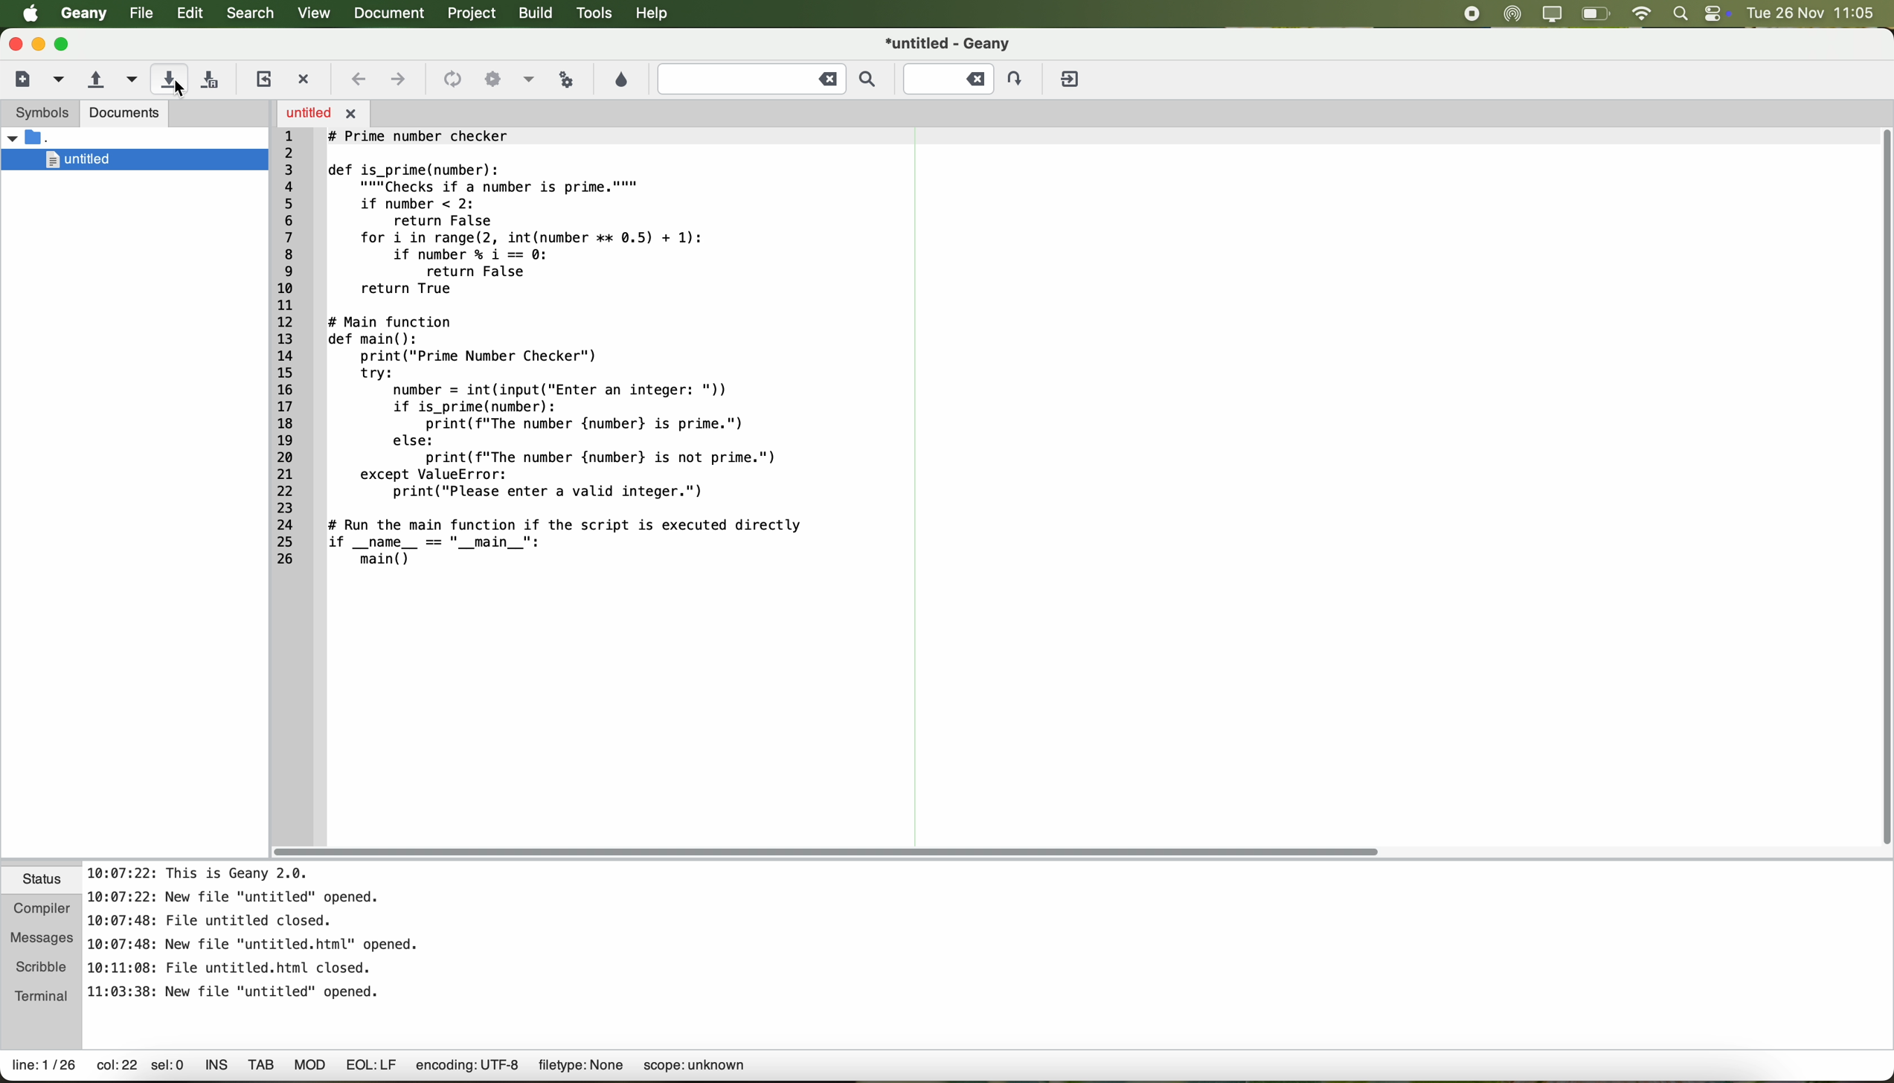 The image size is (1894, 1083). What do you see at coordinates (263, 79) in the screenshot?
I see `reload the current file from disk` at bounding box center [263, 79].